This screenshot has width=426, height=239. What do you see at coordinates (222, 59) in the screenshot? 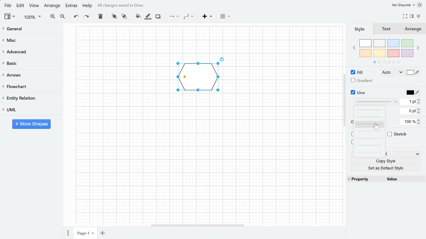
I see `Rotate` at bounding box center [222, 59].